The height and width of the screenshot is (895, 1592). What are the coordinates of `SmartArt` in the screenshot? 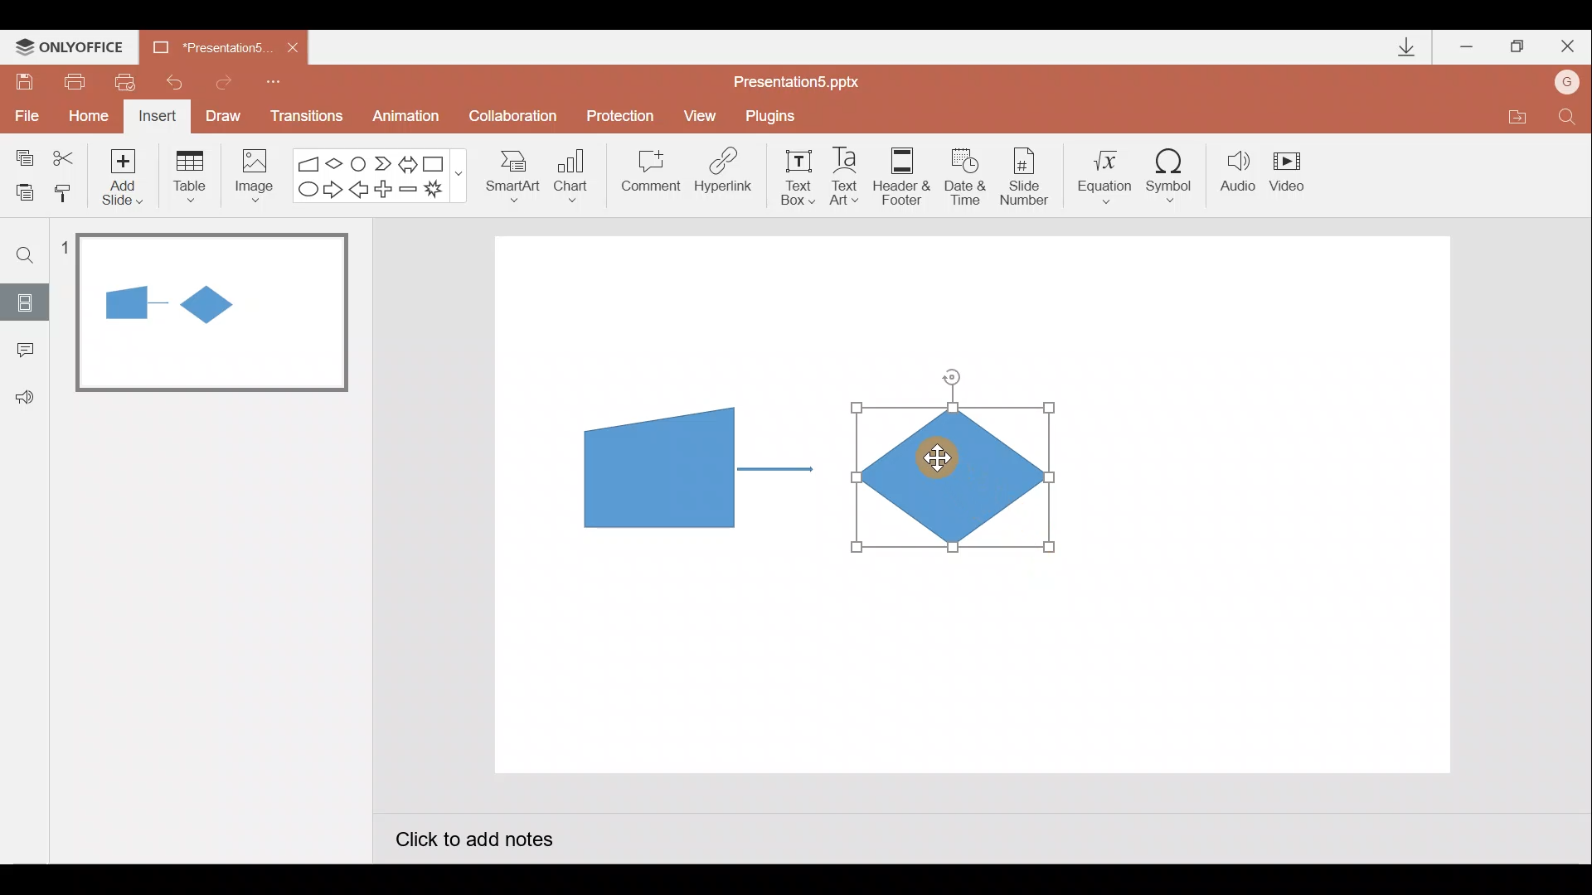 It's located at (507, 175).